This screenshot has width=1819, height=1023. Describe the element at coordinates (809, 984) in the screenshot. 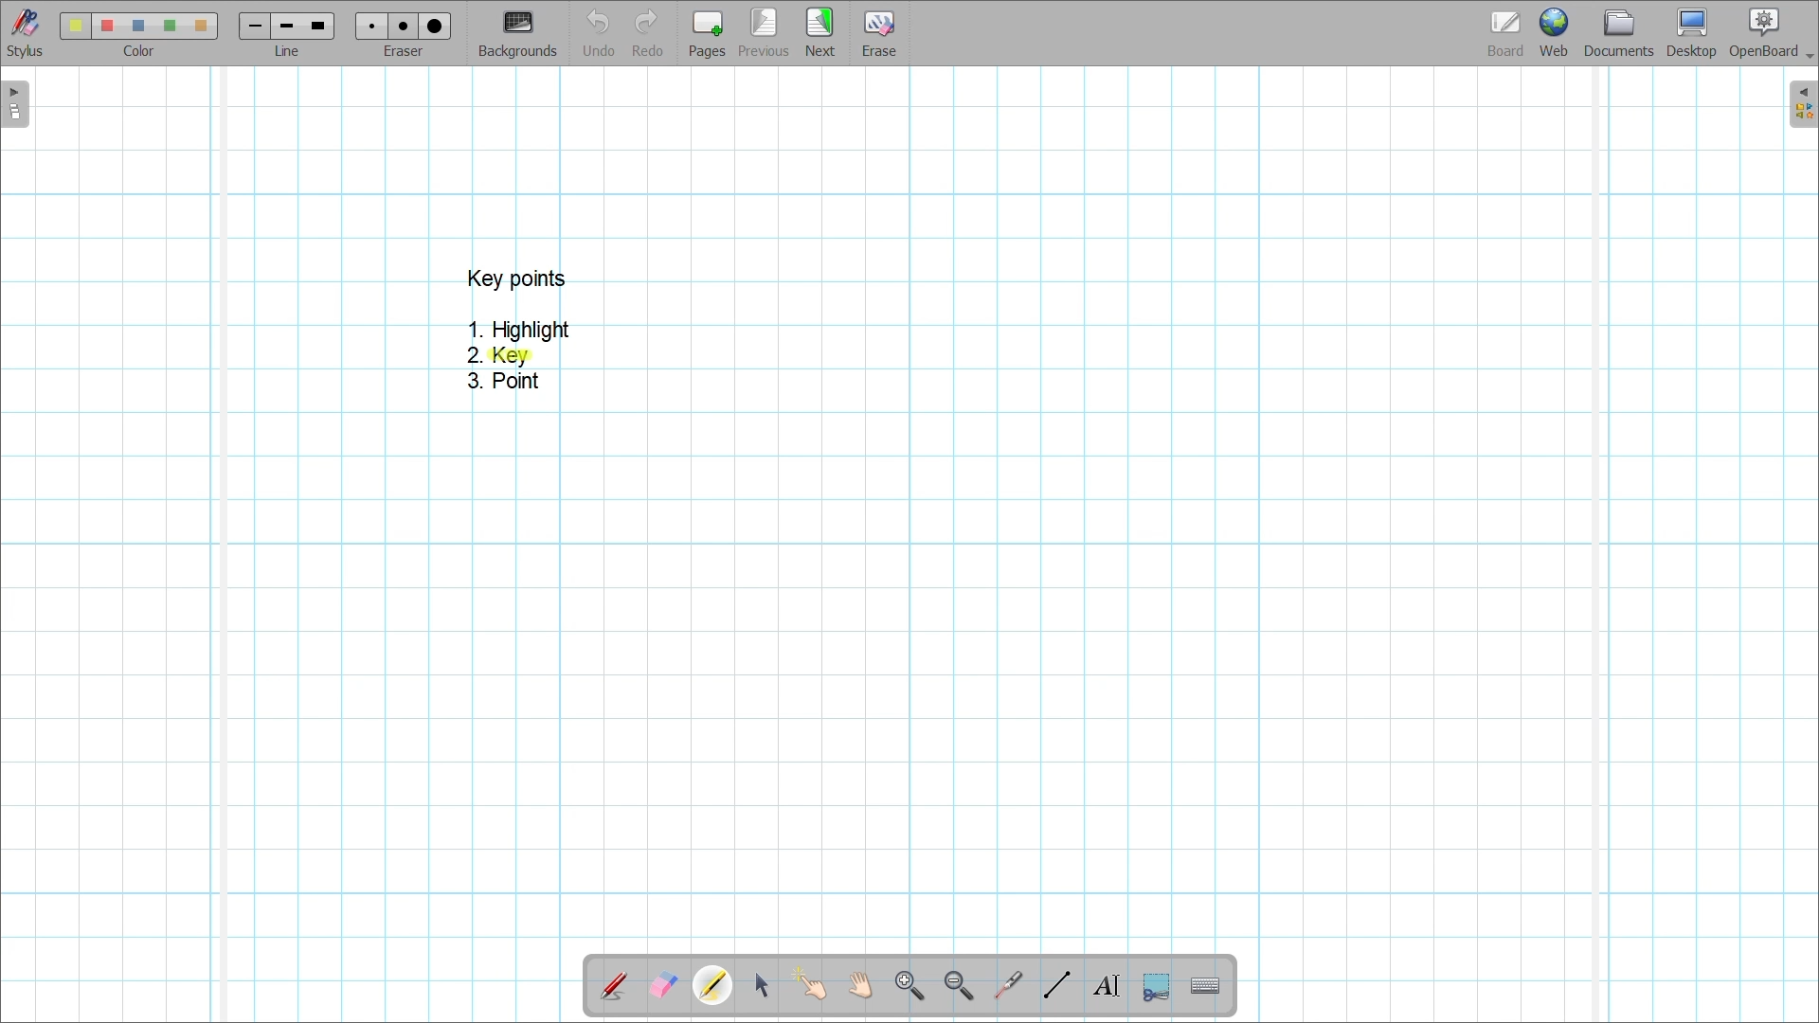

I see `Interact with items` at that location.